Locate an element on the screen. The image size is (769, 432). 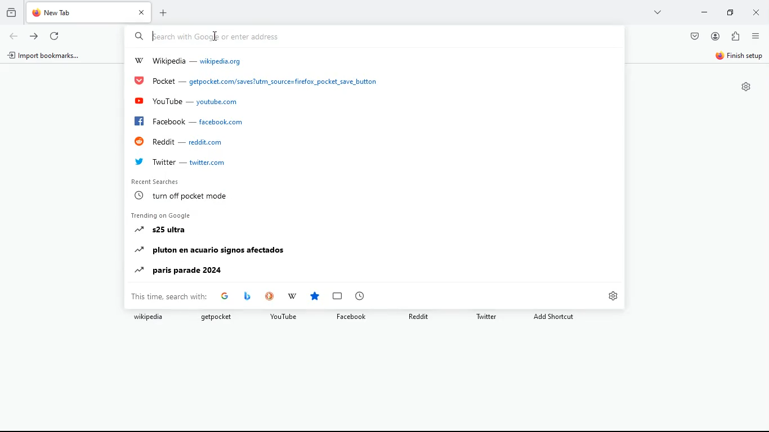
finish setup is located at coordinates (740, 57).